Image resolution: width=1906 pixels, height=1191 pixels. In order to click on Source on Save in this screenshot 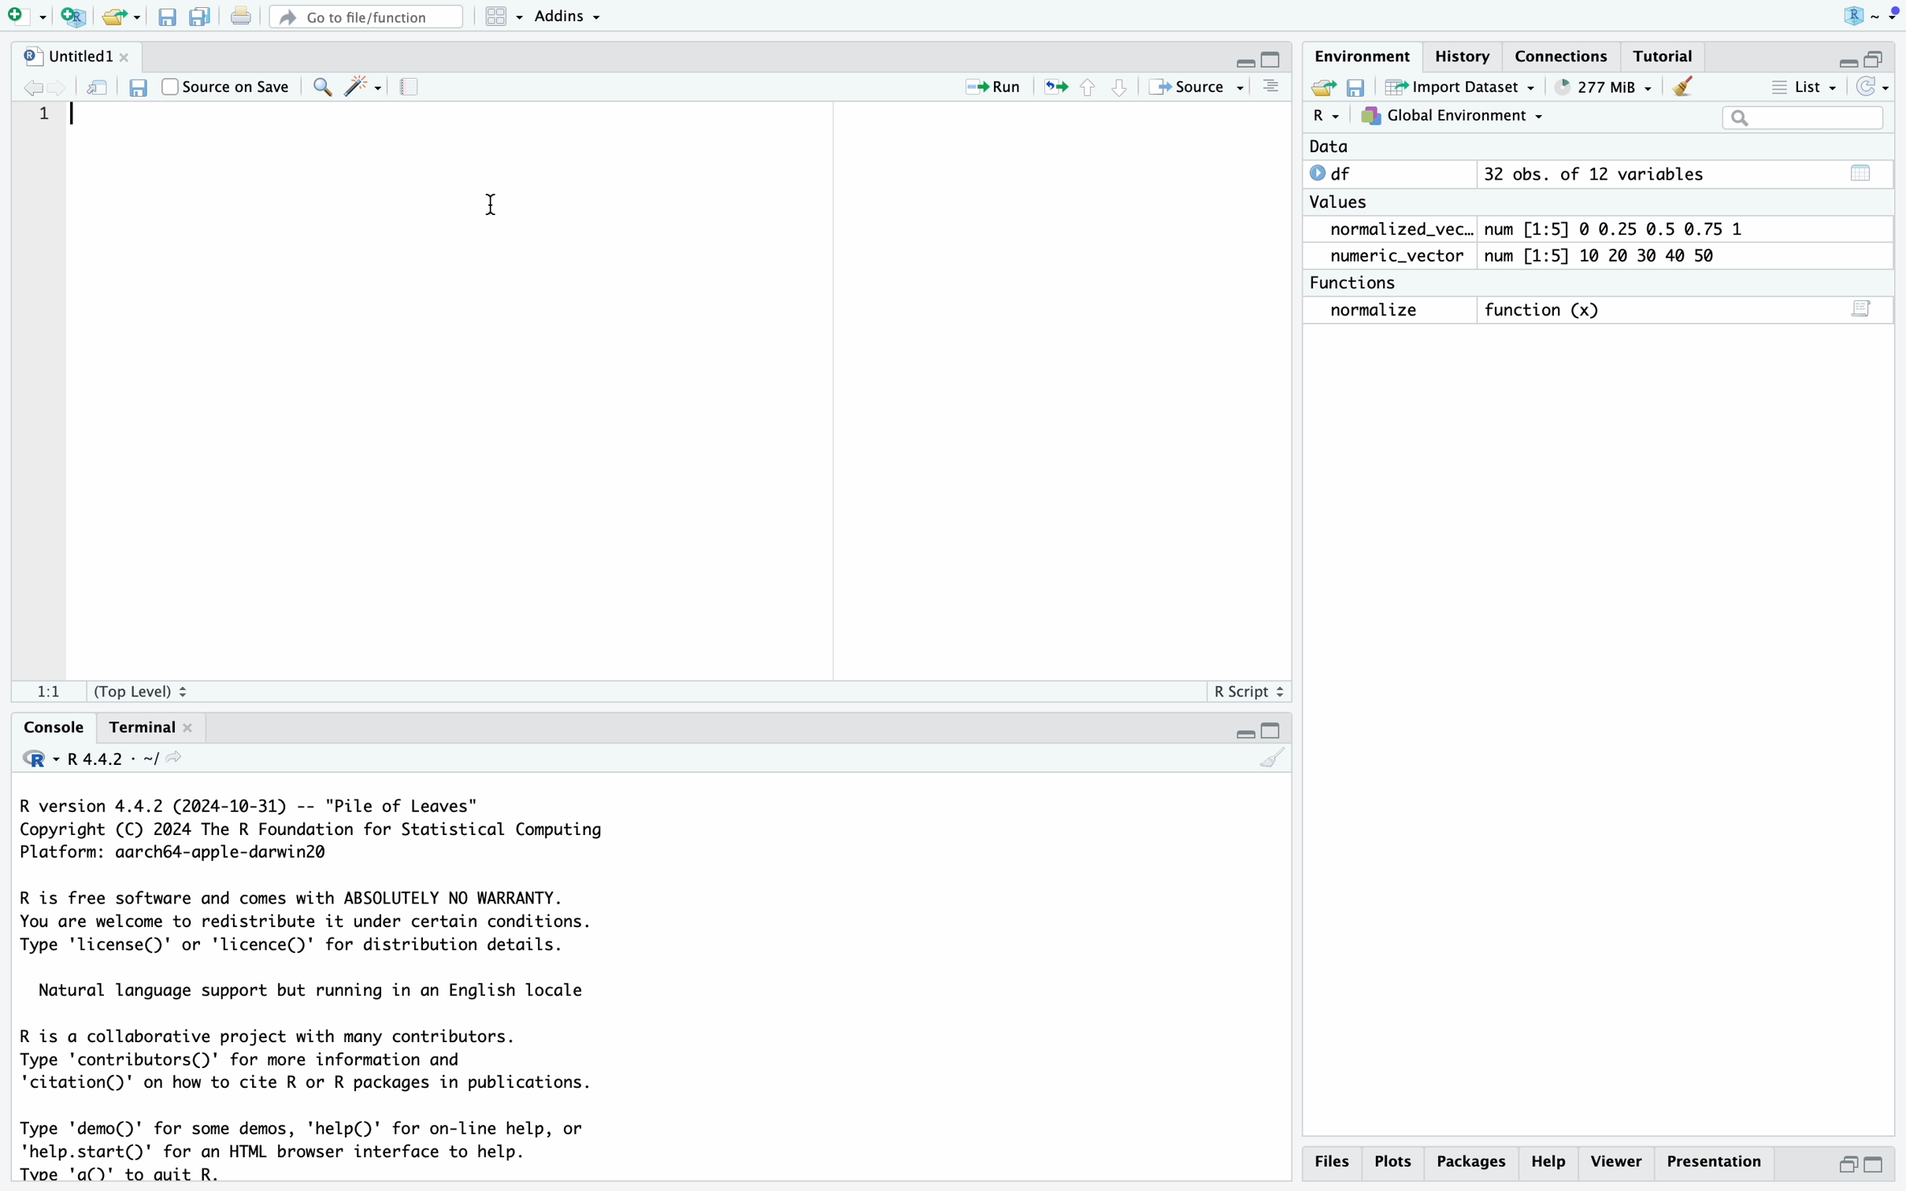, I will do `click(228, 86)`.